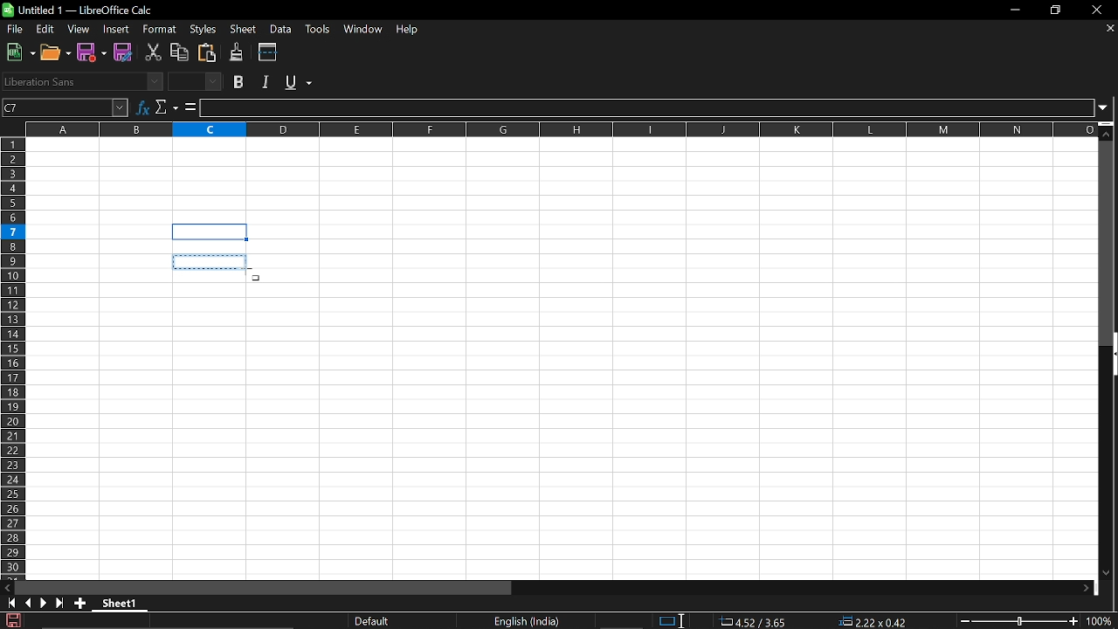  Describe the element at coordinates (245, 30) in the screenshot. I see `Sheet` at that location.